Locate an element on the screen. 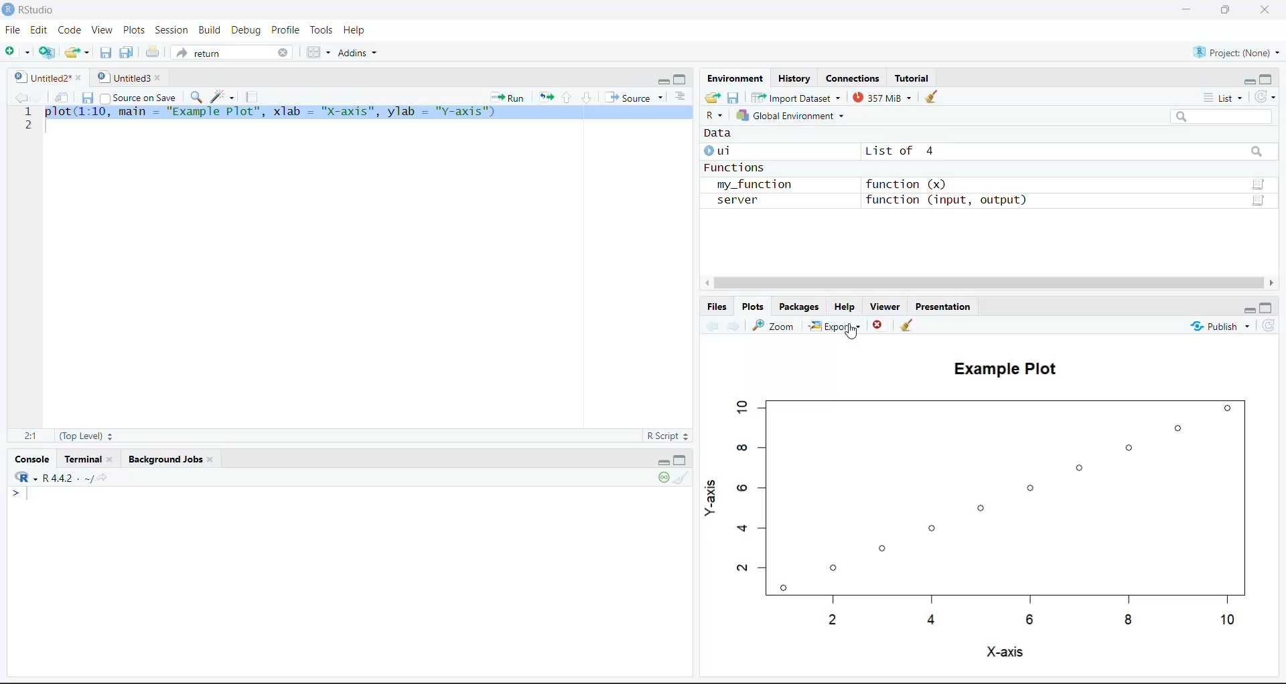  Save current document (Ctrl + S) is located at coordinates (86, 96).